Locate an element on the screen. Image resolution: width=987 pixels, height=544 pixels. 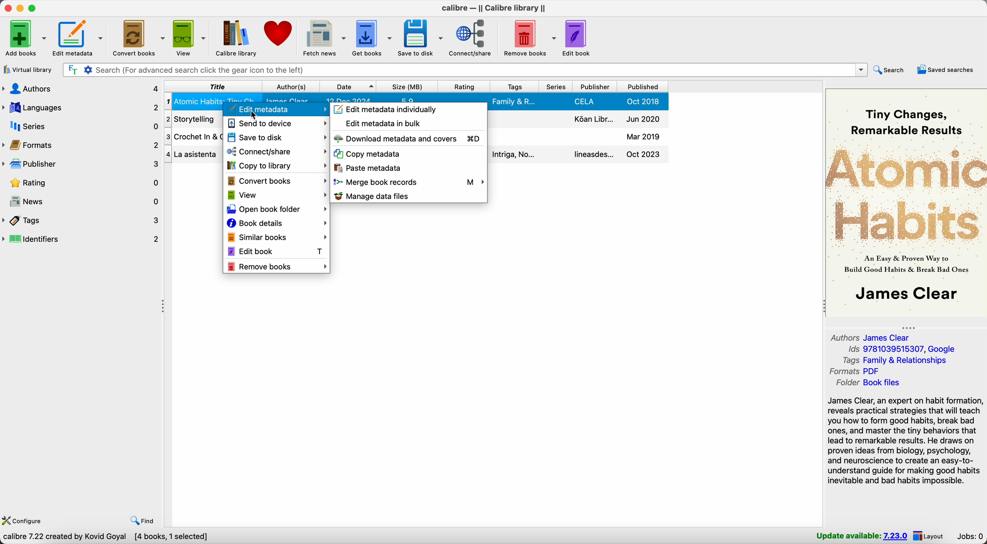
tags is located at coordinates (516, 86).